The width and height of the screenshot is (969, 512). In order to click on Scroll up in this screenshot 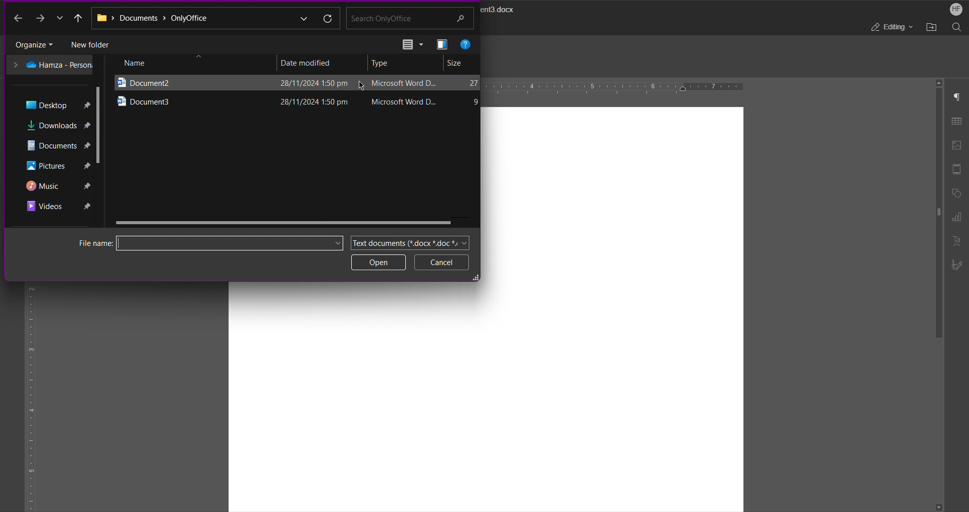, I will do `click(938, 80)`.